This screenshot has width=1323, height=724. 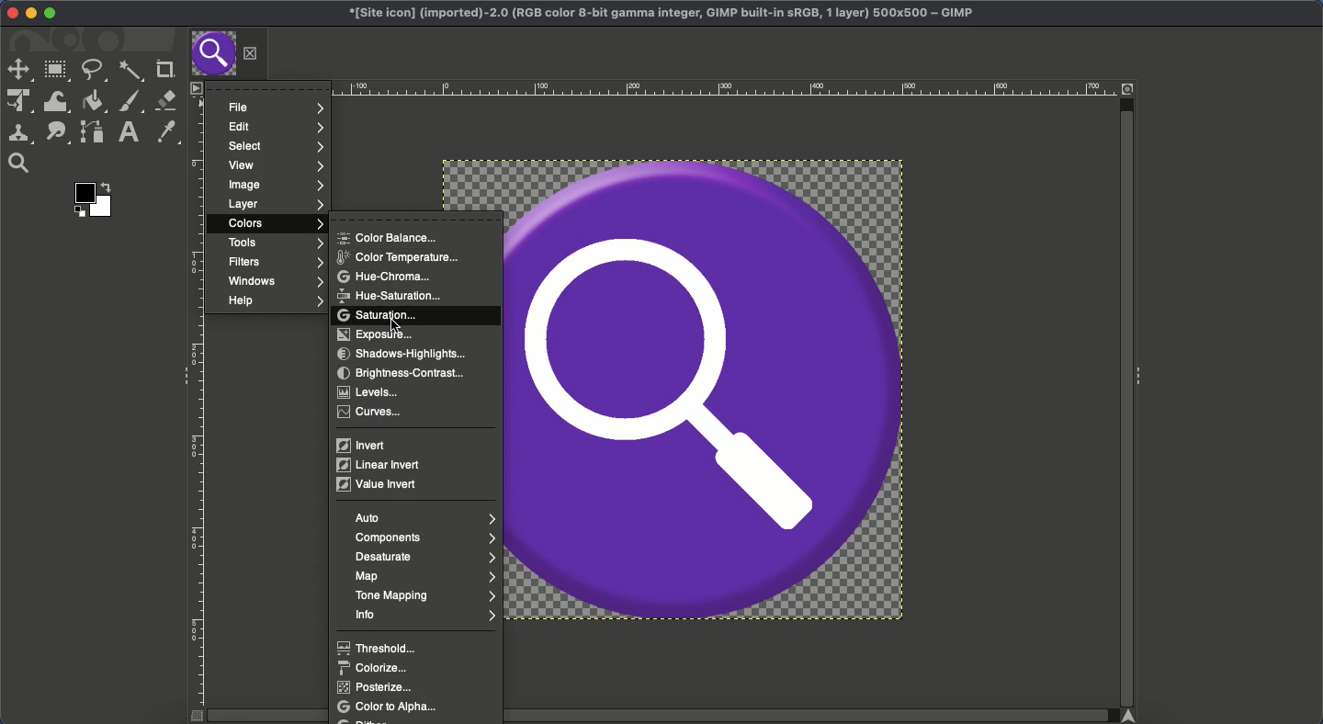 I want to click on File, so click(x=277, y=108).